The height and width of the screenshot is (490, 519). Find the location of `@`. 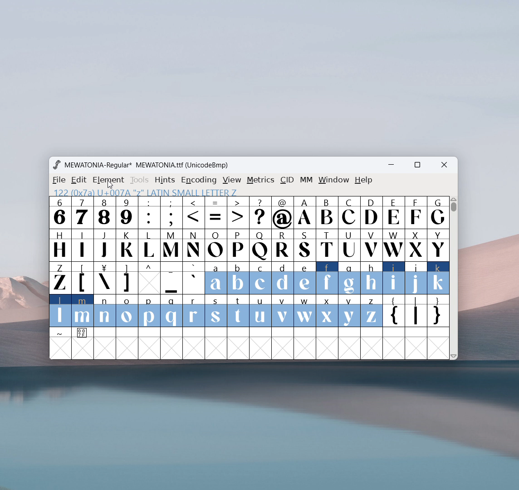

@ is located at coordinates (283, 213).